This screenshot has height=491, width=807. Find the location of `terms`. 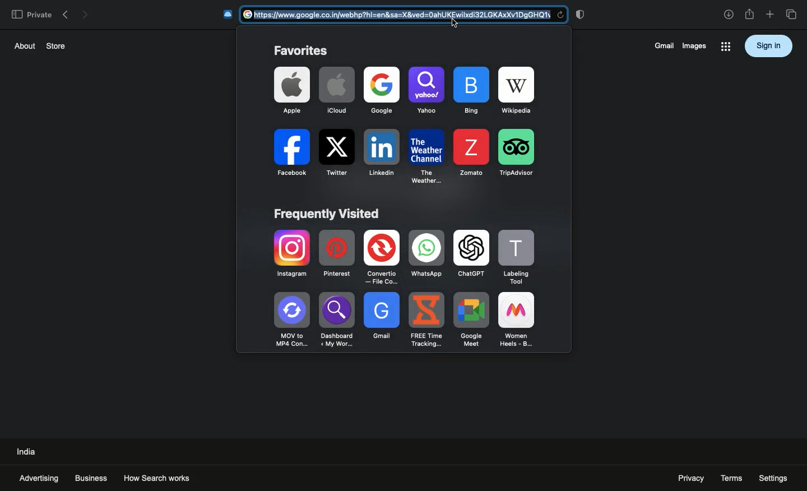

terms is located at coordinates (732, 477).